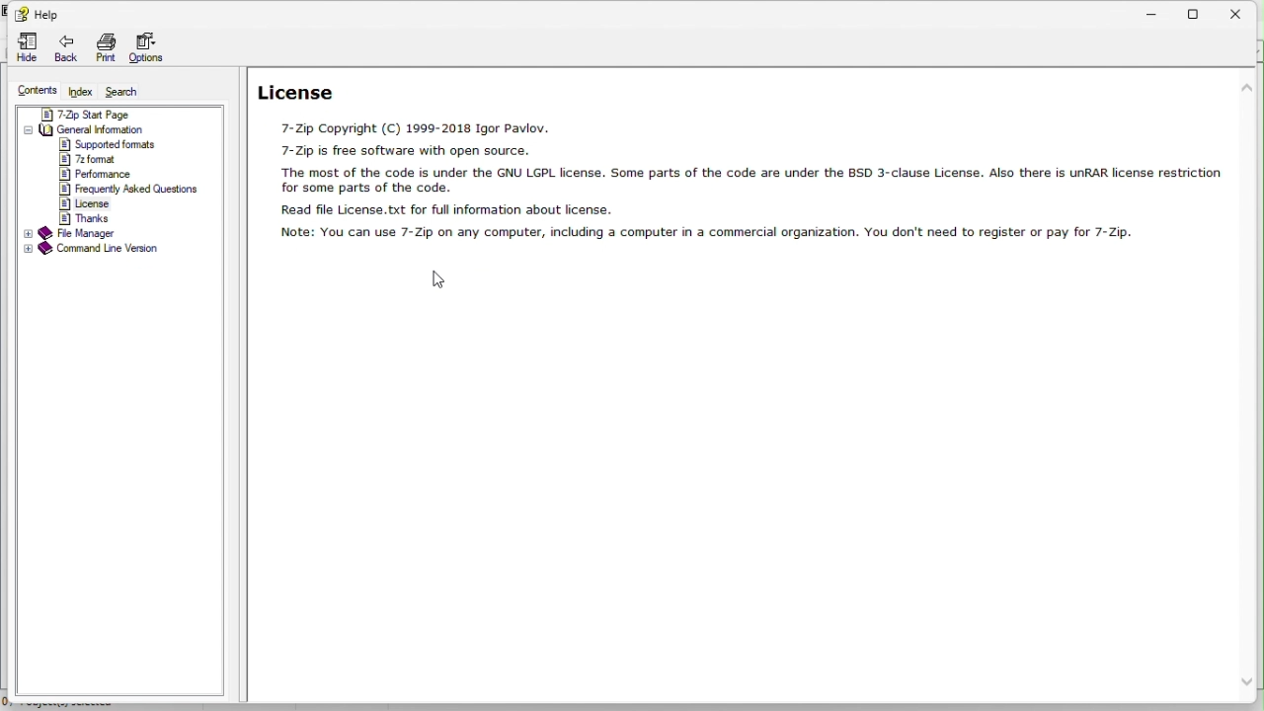  I want to click on General information, so click(86, 129).